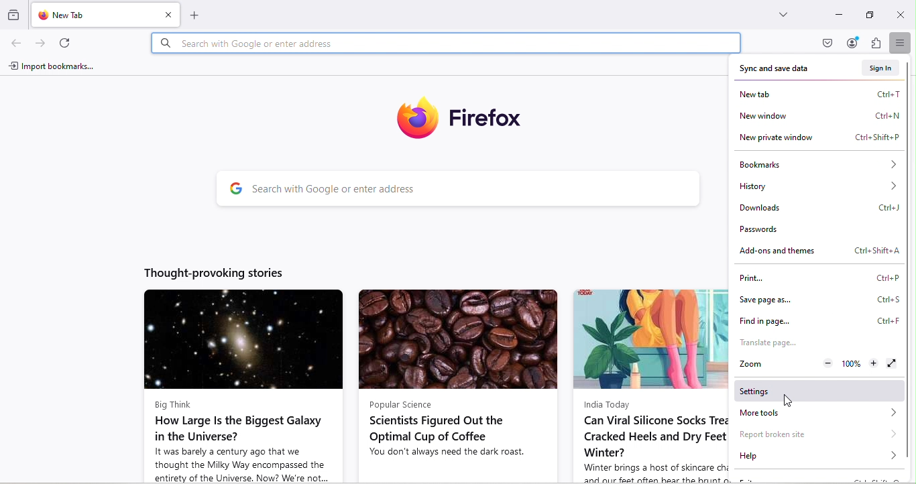 This screenshot has width=916, height=484. Describe the element at coordinates (879, 68) in the screenshot. I see `Sign in` at that location.